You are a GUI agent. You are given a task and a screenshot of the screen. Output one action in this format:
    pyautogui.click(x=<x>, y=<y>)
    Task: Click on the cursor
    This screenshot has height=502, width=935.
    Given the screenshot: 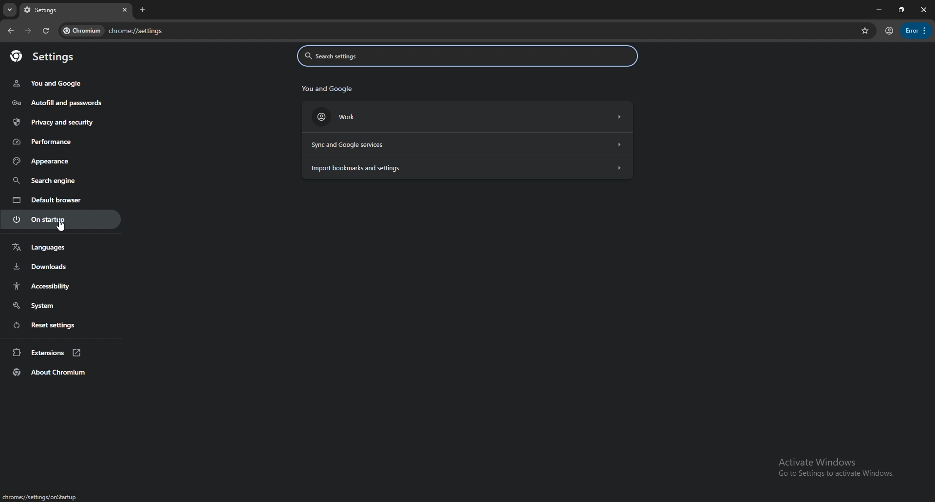 What is the action you would take?
    pyautogui.click(x=62, y=227)
    